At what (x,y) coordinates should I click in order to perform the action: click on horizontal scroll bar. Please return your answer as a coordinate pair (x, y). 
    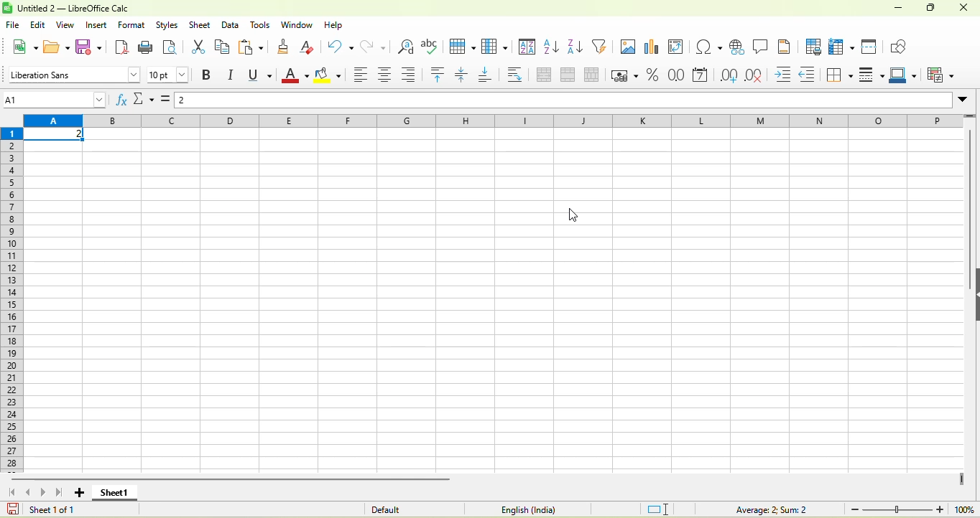
    Looking at the image, I should click on (233, 479).